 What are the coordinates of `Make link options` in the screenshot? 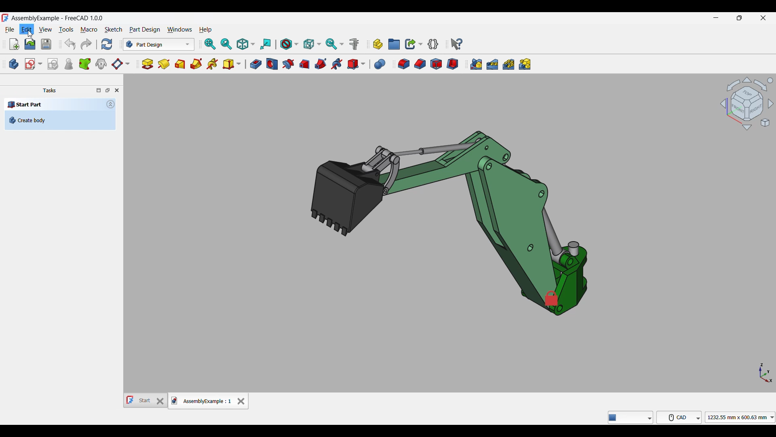 It's located at (413, 44).